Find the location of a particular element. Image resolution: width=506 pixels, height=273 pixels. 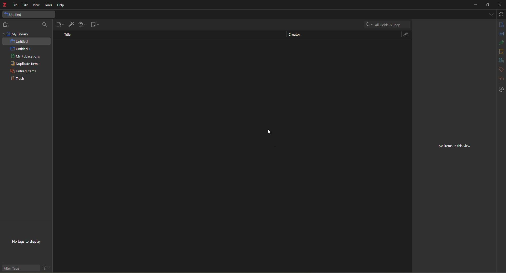

tabs is located at coordinates (490, 14).